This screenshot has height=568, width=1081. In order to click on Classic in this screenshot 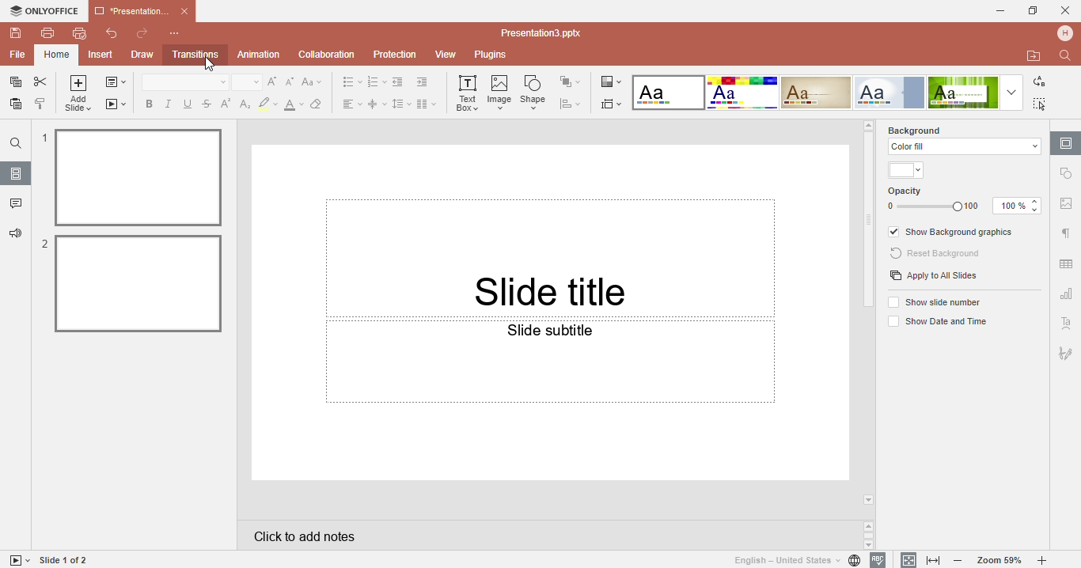, I will do `click(817, 93)`.